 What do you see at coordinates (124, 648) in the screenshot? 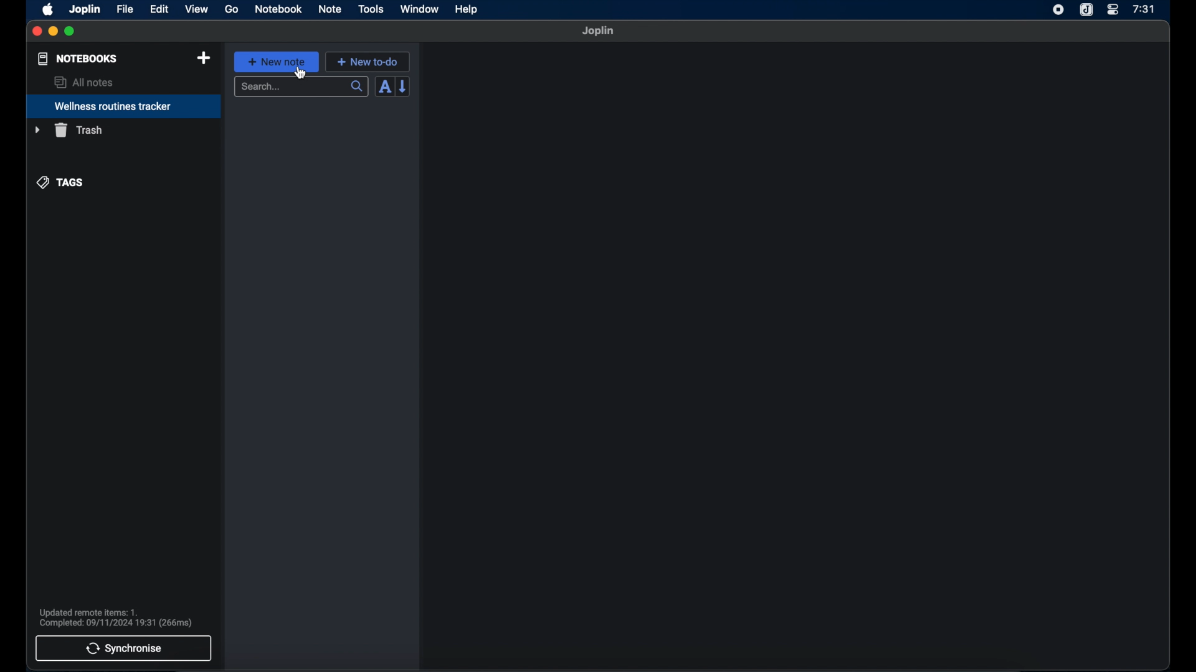
I see `synchronise` at bounding box center [124, 648].